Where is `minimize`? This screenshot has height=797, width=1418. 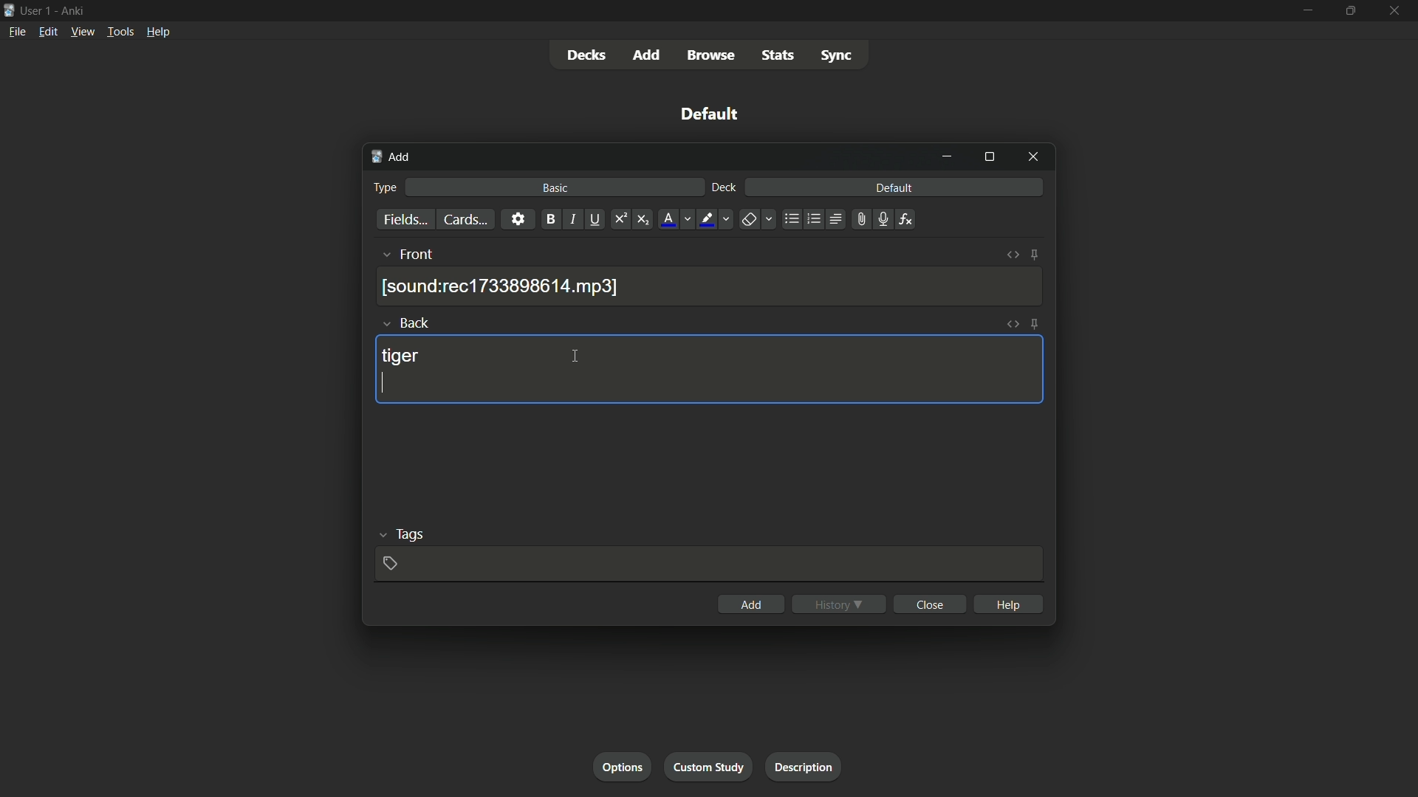
minimize is located at coordinates (949, 156).